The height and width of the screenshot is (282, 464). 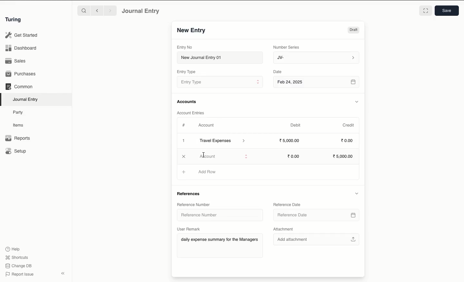 I want to click on Journal Entry, so click(x=26, y=100).